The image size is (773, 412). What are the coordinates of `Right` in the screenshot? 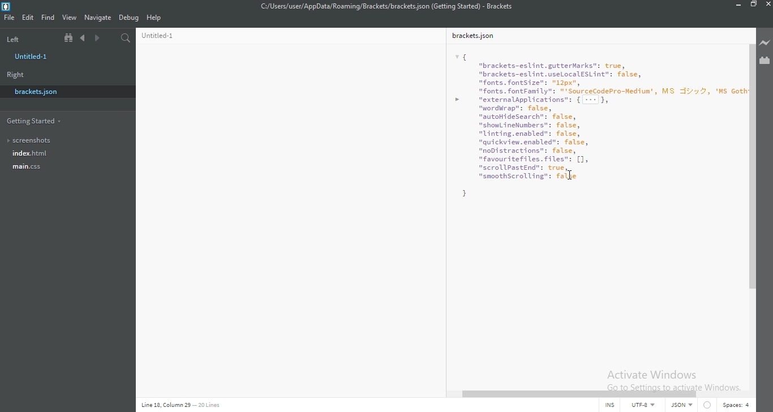 It's located at (15, 75).